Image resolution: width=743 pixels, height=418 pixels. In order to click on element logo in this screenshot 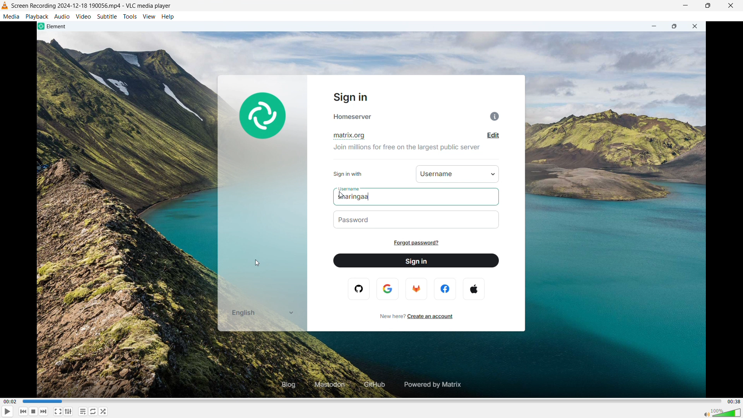, I will do `click(260, 118)`.